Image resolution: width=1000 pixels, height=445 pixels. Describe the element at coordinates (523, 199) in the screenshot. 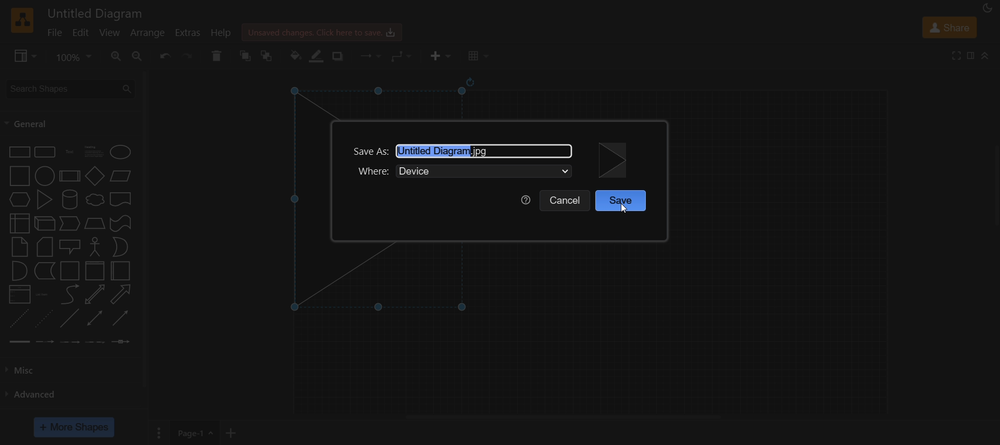

I see `help` at that location.